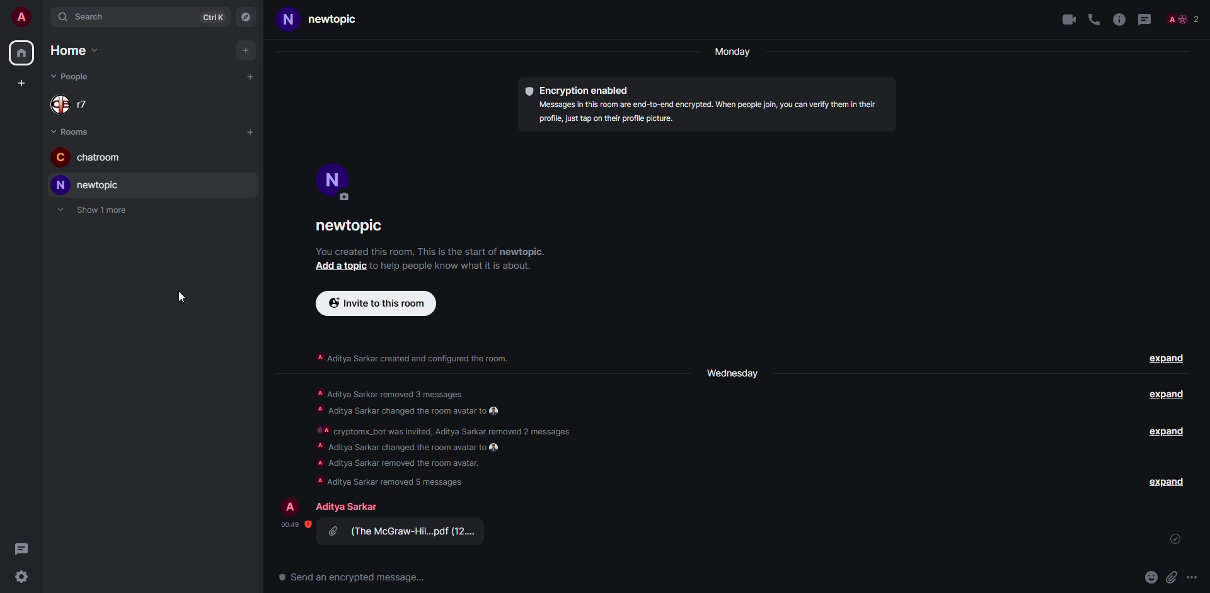  I want to click on send an encrypted message, so click(355, 579).